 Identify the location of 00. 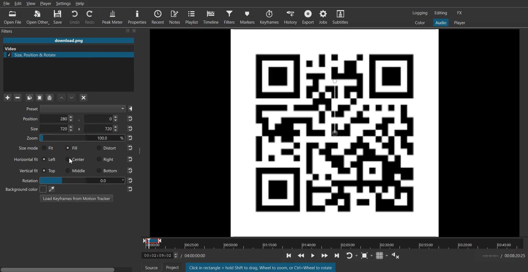
(81, 180).